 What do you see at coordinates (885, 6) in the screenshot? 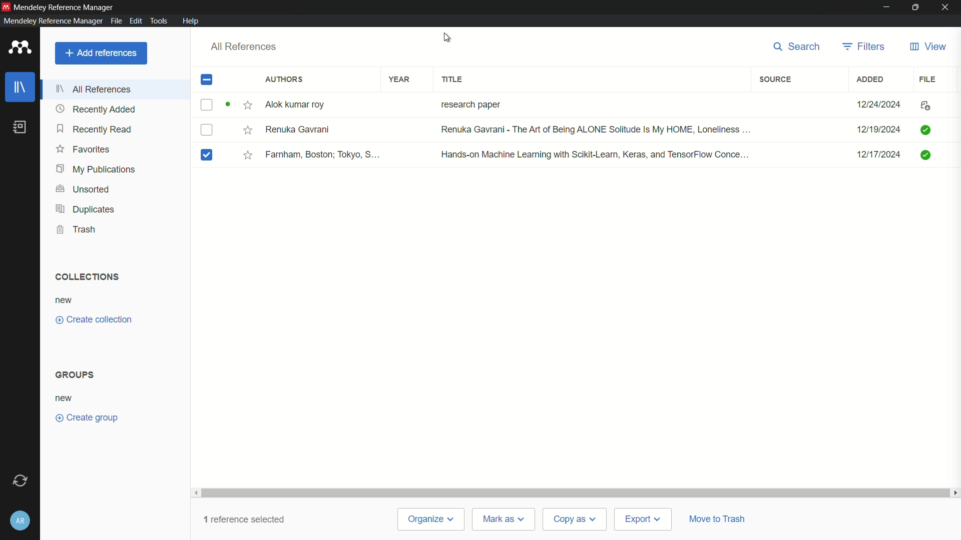
I see `minimize` at bounding box center [885, 6].